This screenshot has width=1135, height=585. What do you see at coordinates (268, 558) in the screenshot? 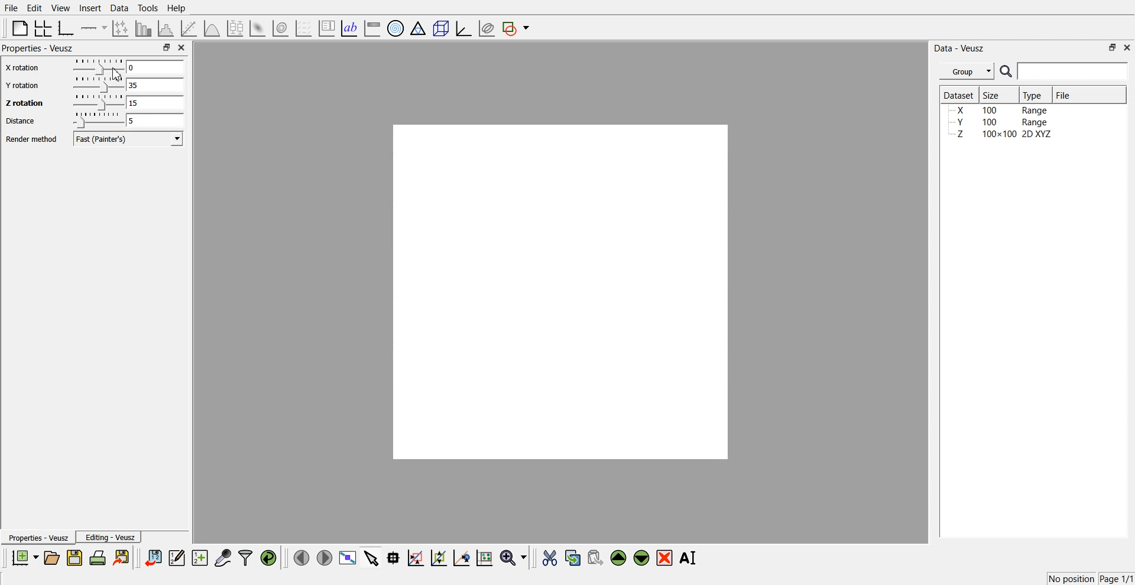
I see `Reload linked dataset` at bounding box center [268, 558].